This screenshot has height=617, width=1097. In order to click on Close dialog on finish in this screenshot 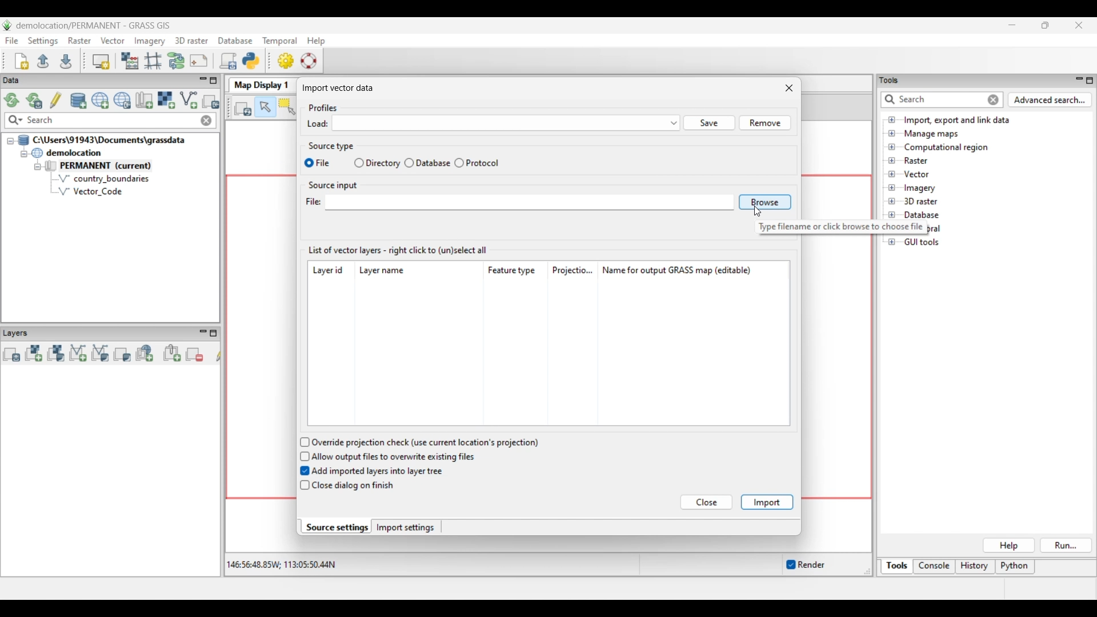, I will do `click(354, 486)`.